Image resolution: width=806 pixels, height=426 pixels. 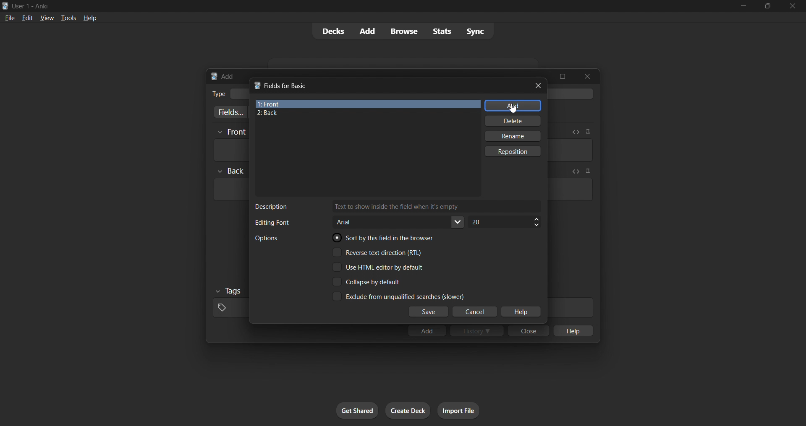 What do you see at coordinates (229, 291) in the screenshot?
I see `` at bounding box center [229, 291].